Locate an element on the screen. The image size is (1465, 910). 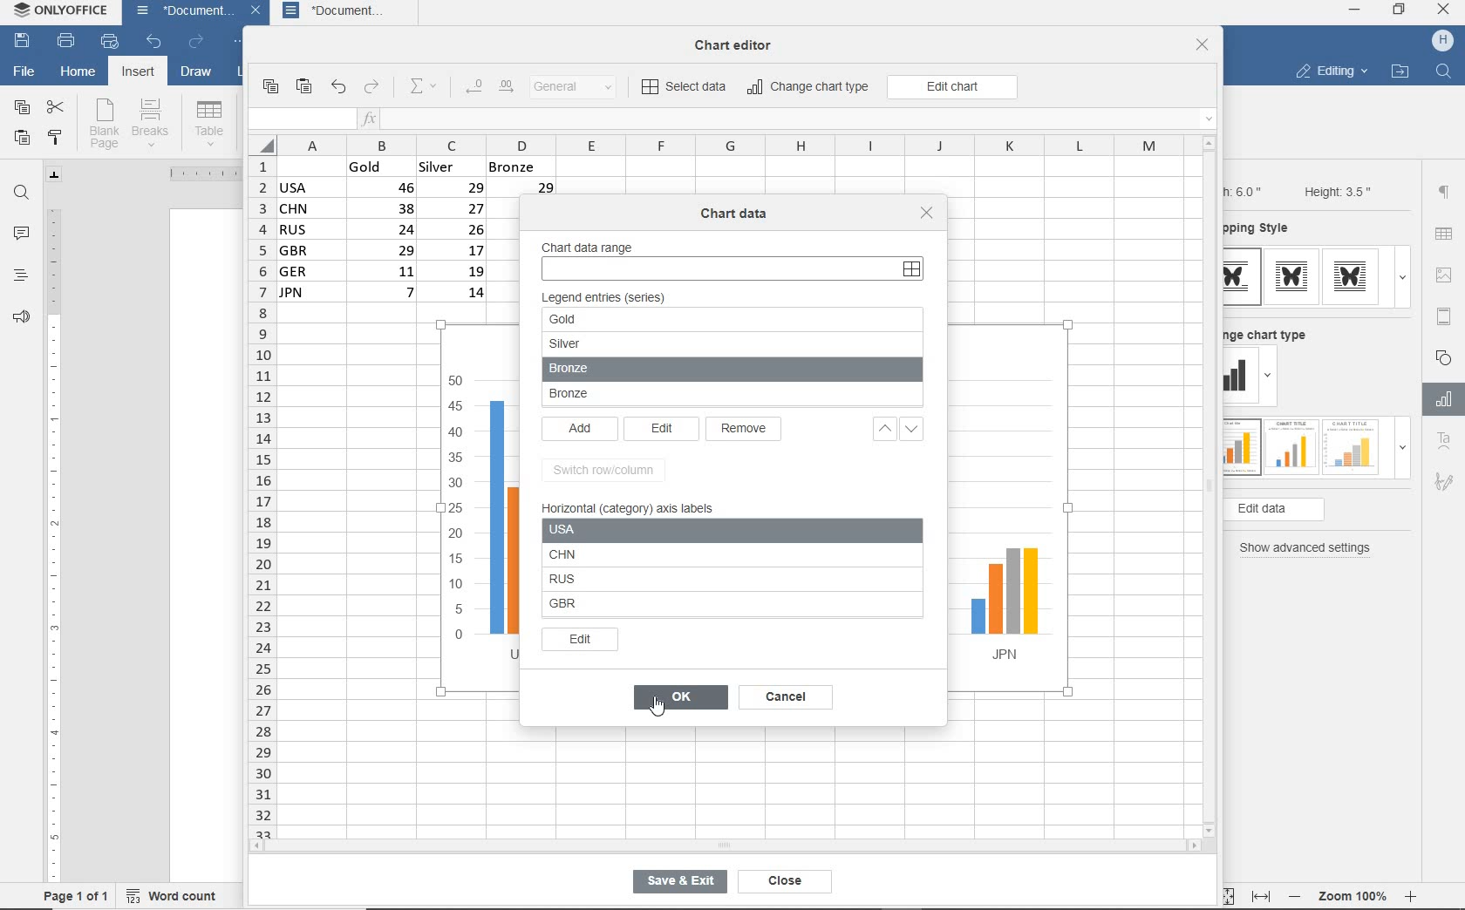
dropdown is located at coordinates (1402, 277).